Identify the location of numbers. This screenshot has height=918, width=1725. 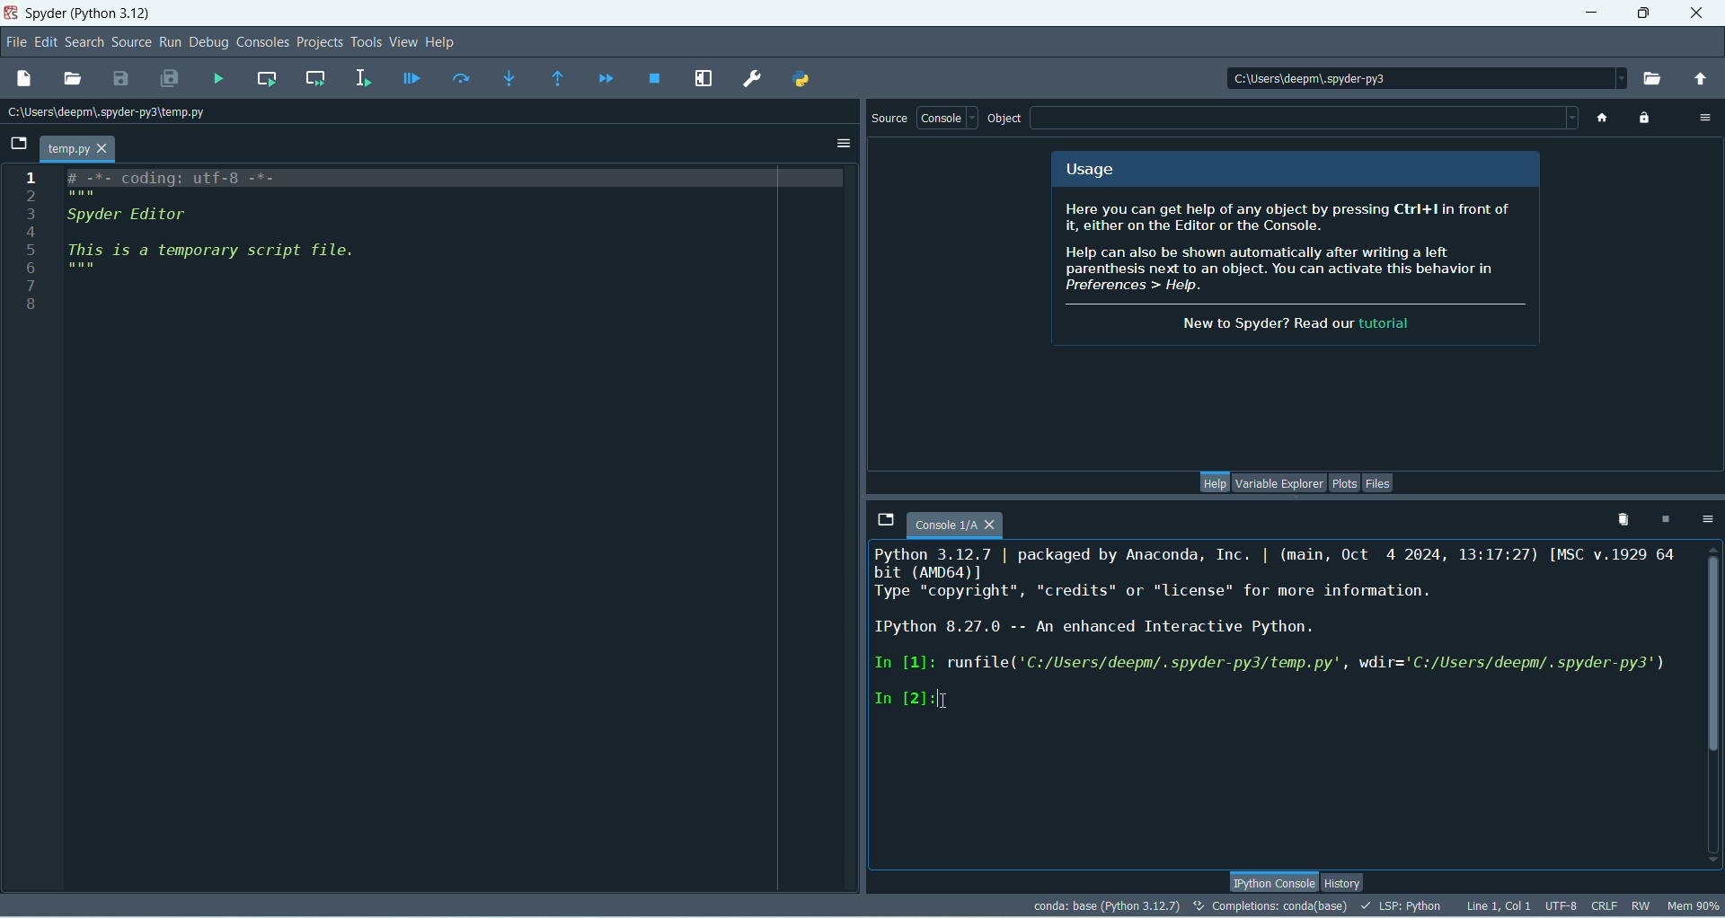
(31, 240).